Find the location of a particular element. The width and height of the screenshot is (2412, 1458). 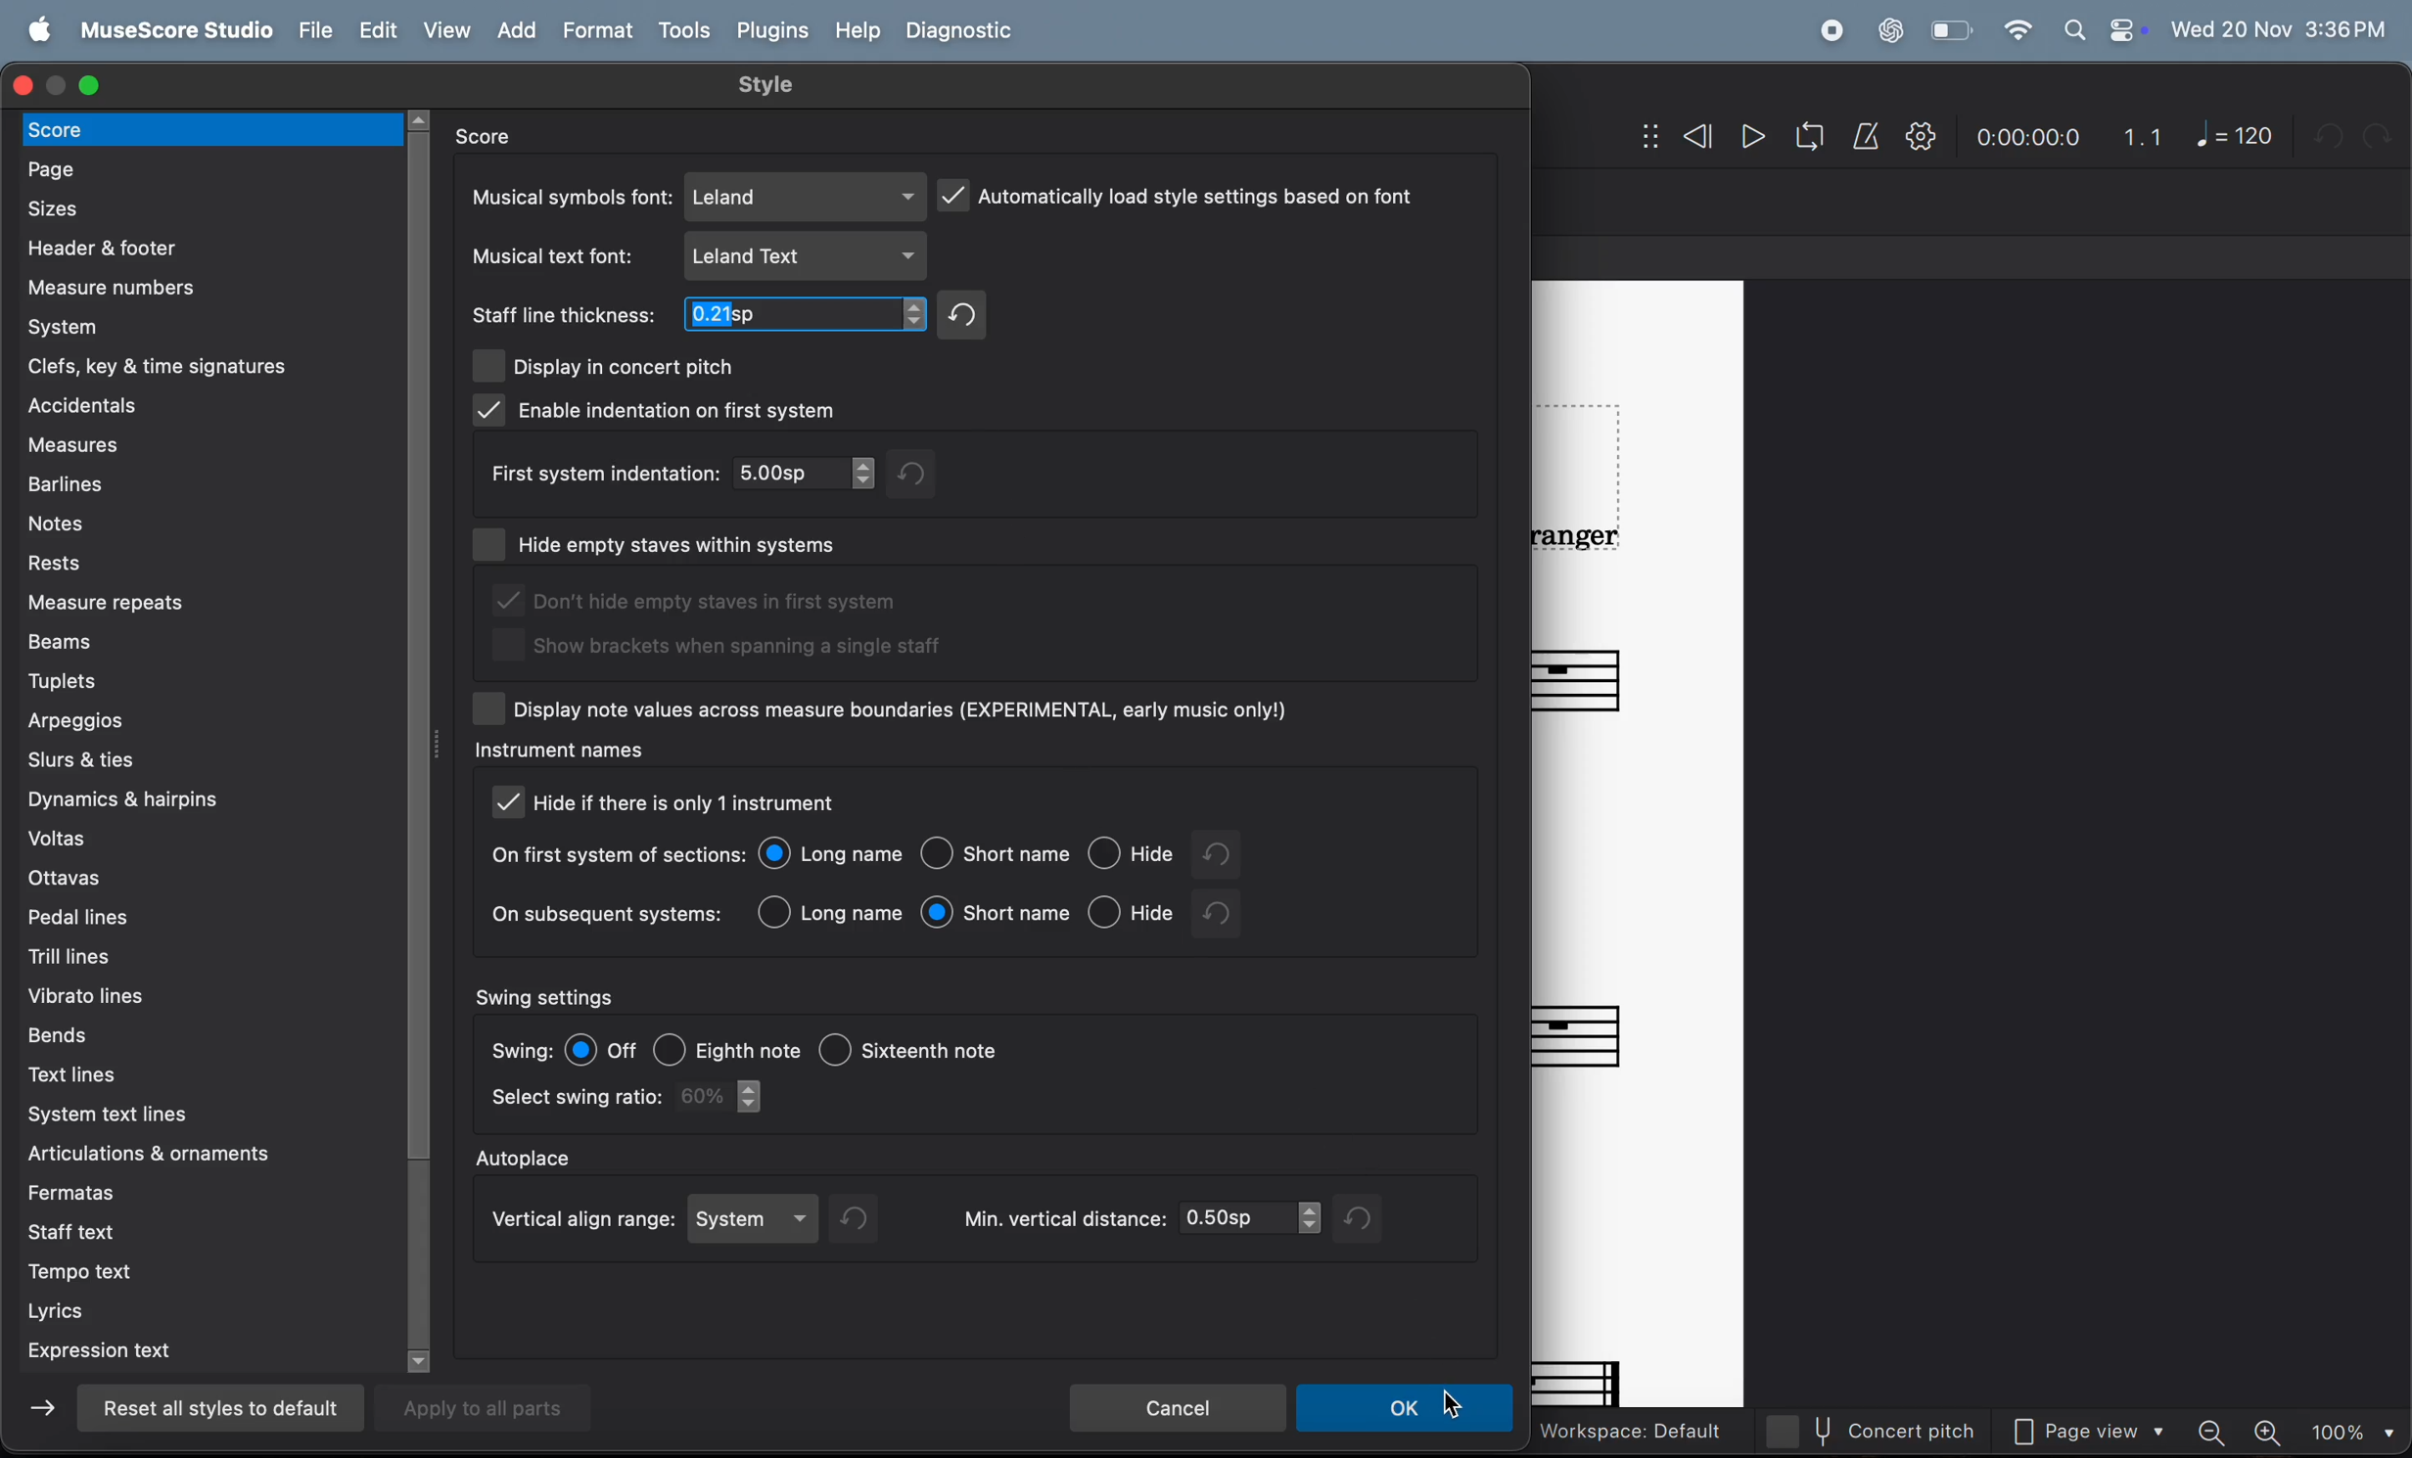

foward is located at coordinates (46, 1414).